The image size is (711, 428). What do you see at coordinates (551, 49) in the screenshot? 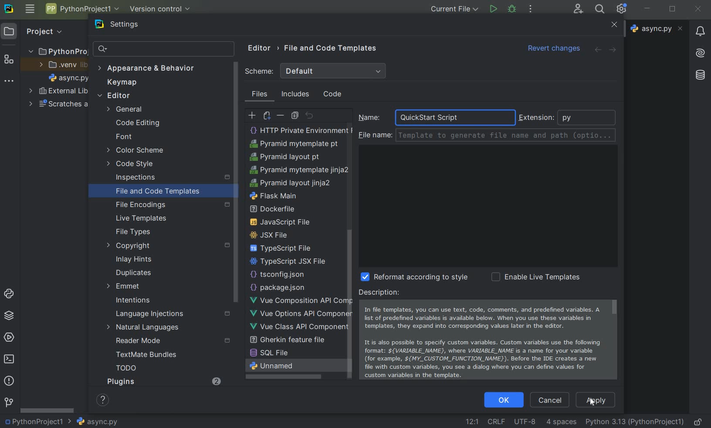
I see `revert changes` at bounding box center [551, 49].